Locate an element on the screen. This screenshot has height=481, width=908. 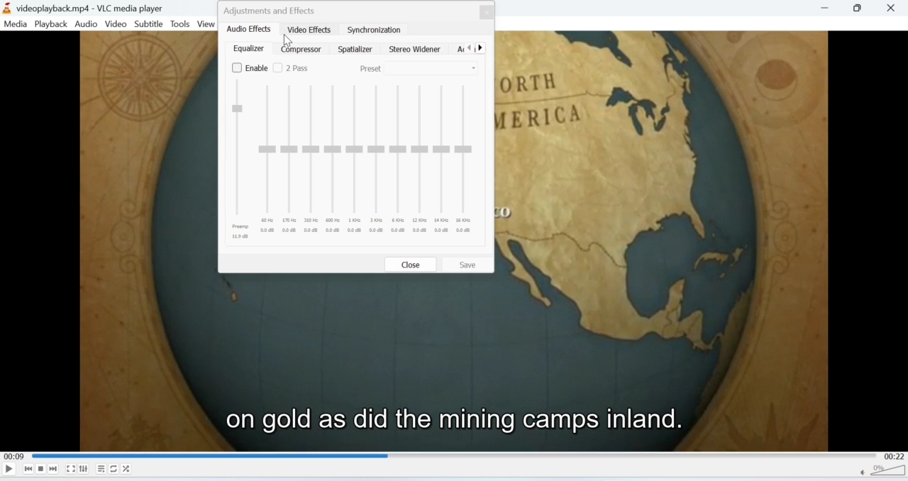
Tools is located at coordinates (180, 24).